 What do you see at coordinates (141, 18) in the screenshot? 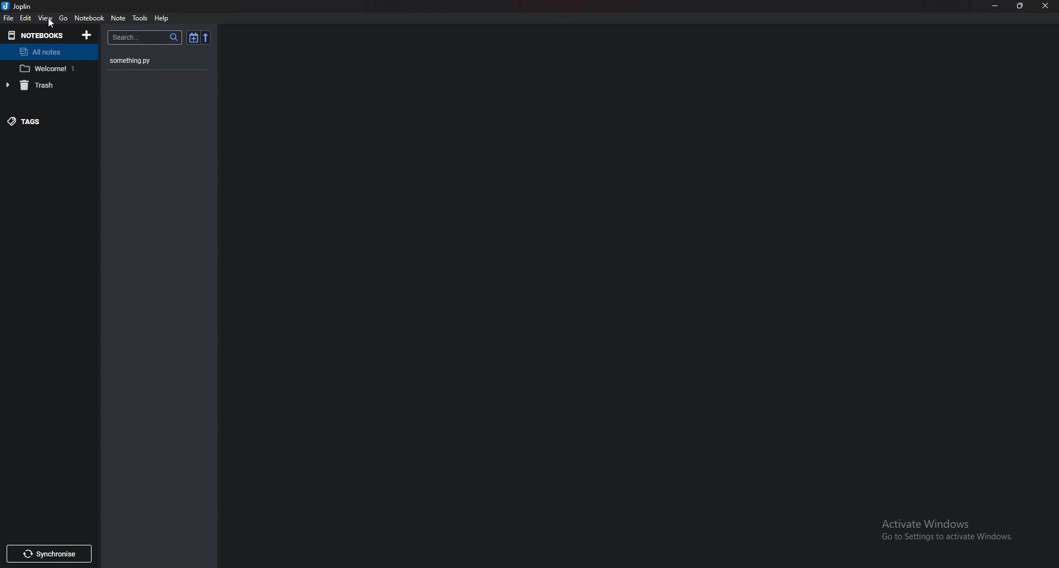
I see `Tools` at bounding box center [141, 18].